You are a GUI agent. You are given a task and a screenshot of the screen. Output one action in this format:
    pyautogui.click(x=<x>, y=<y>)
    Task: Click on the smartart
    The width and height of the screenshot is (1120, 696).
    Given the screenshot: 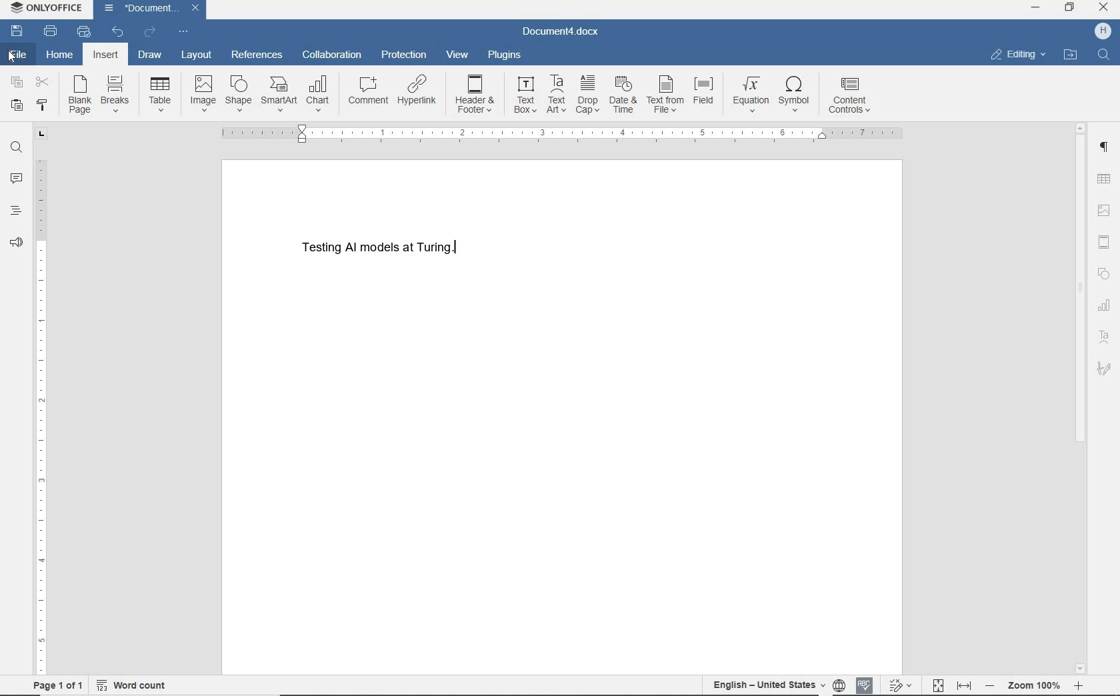 What is the action you would take?
    pyautogui.click(x=279, y=93)
    